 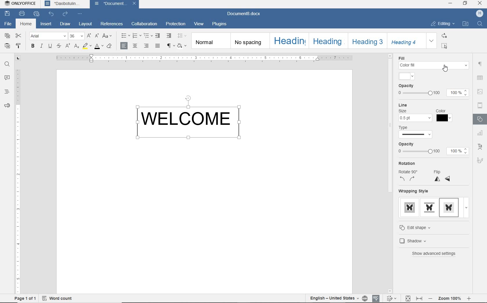 I want to click on SUPERSCRIPT, so click(x=67, y=46).